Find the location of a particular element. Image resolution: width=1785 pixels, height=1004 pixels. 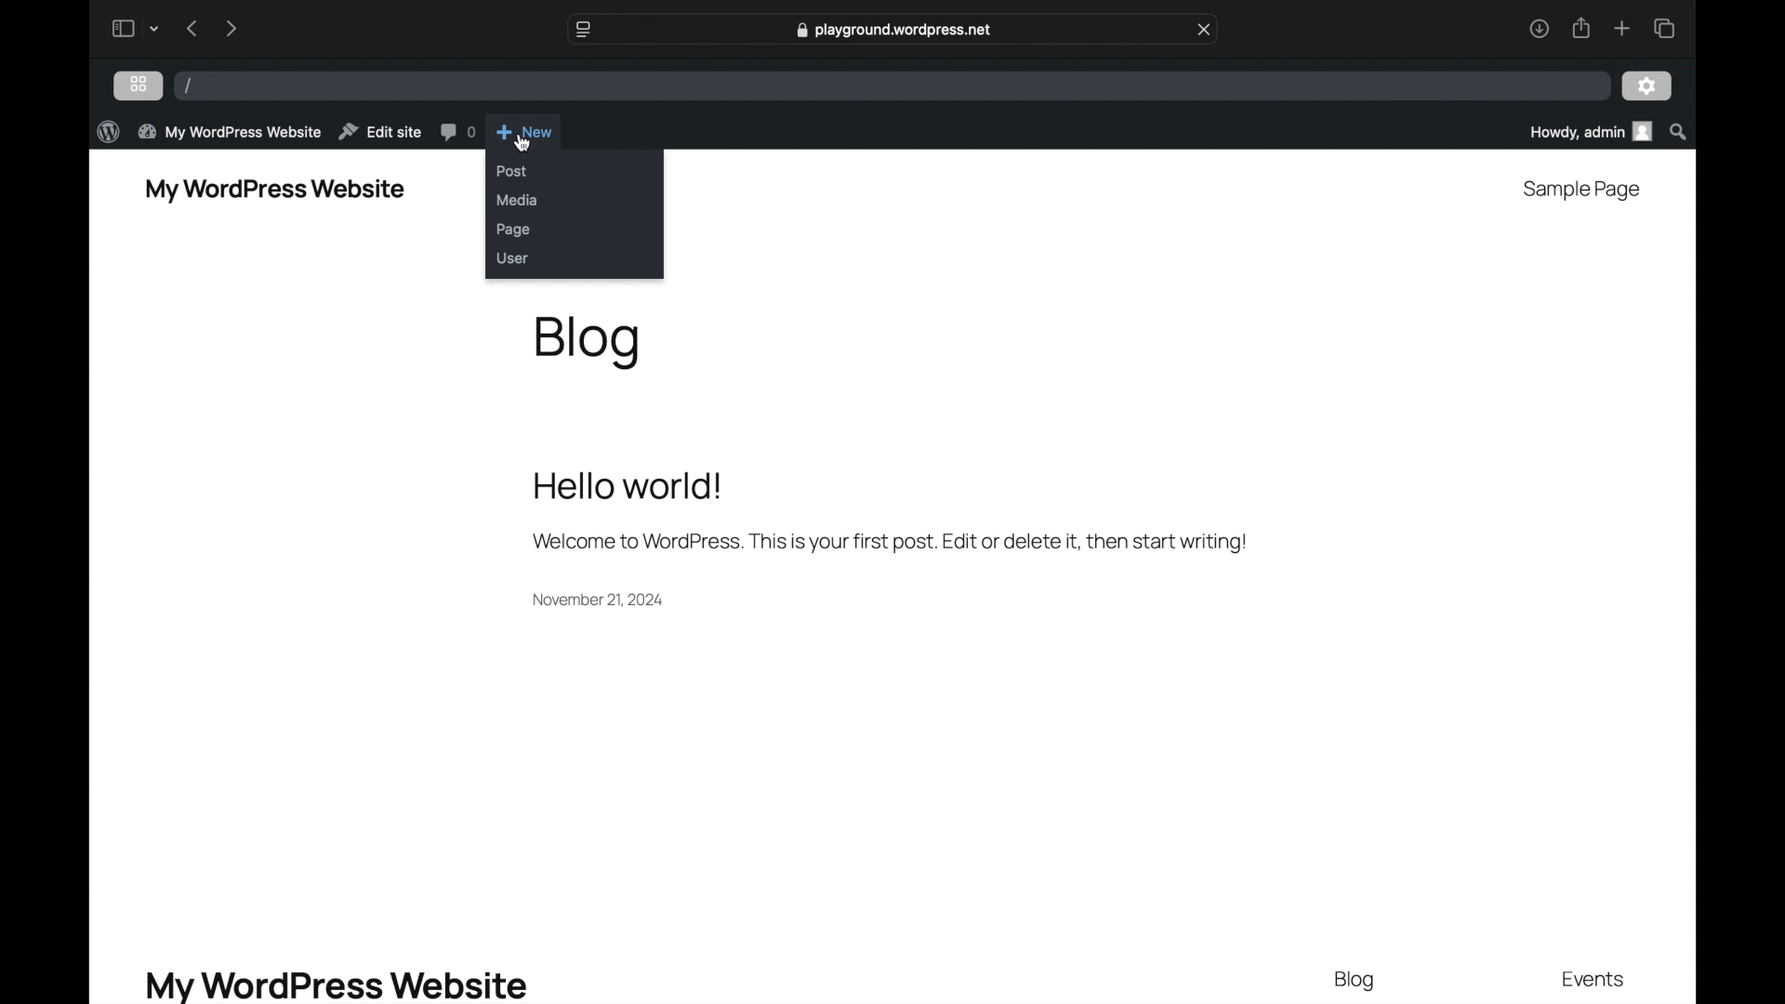

edit site is located at coordinates (380, 131).